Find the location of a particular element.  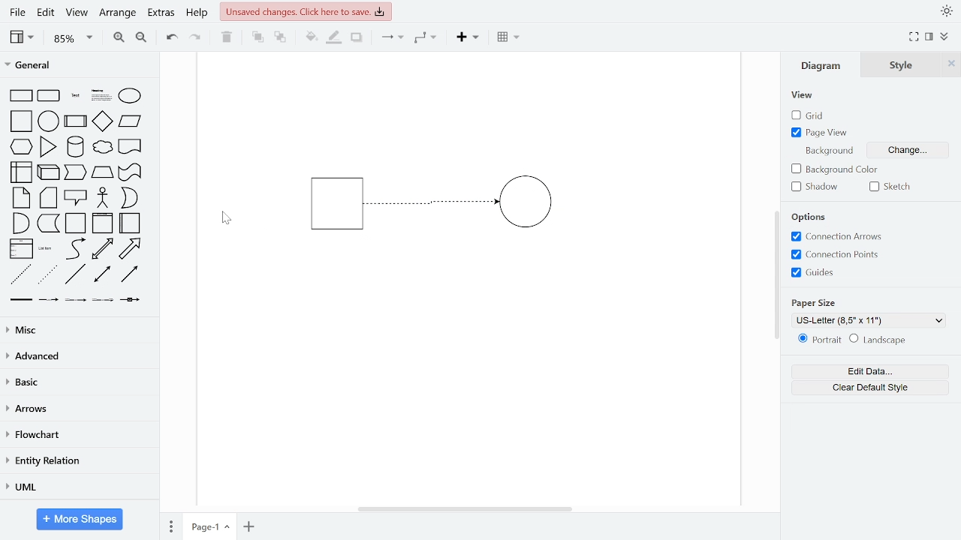

vertical container is located at coordinates (102, 223).